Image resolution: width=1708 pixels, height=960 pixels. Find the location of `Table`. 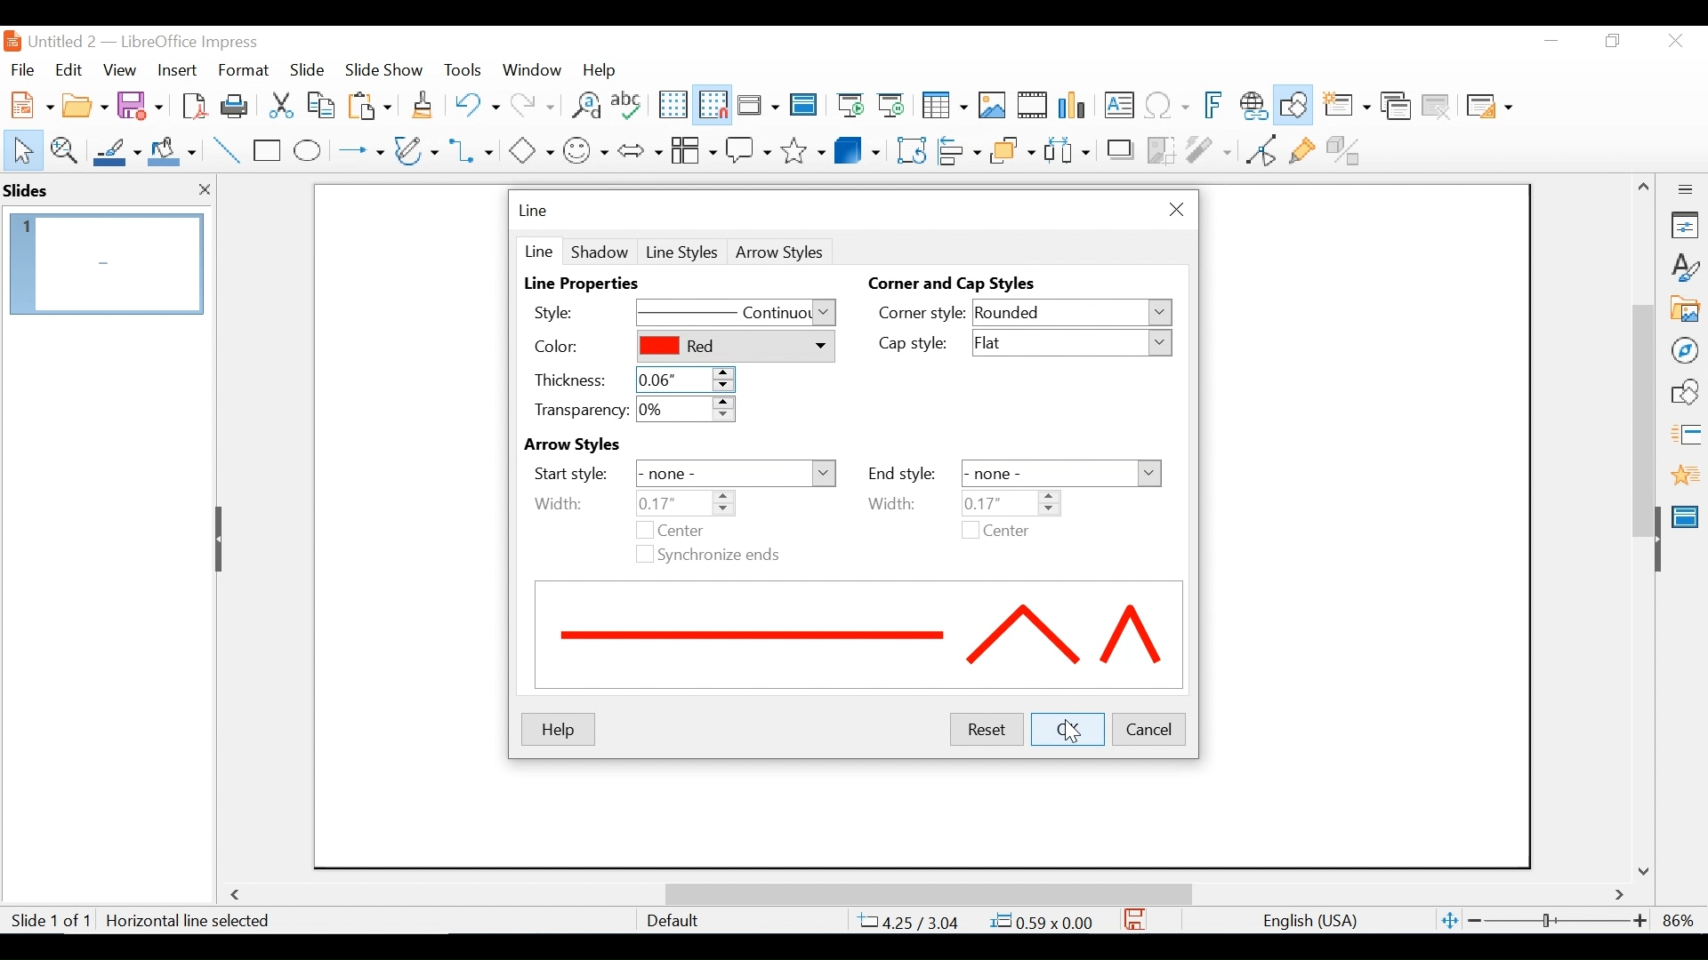

Table is located at coordinates (943, 106).